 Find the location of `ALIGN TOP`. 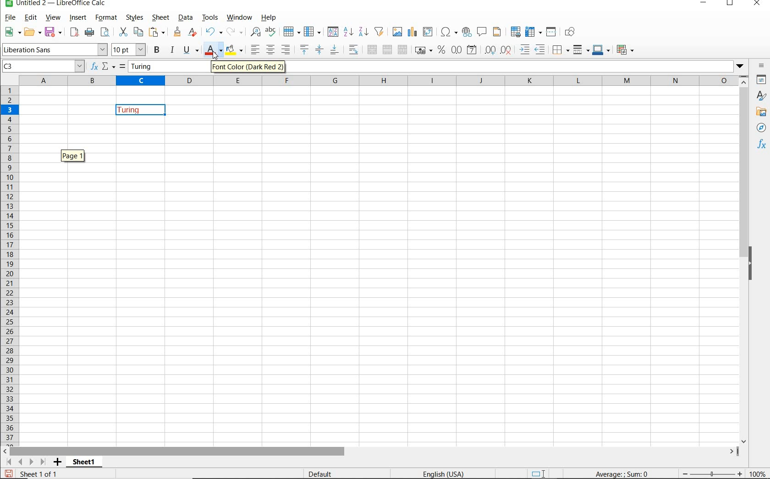

ALIGN TOP is located at coordinates (304, 50).